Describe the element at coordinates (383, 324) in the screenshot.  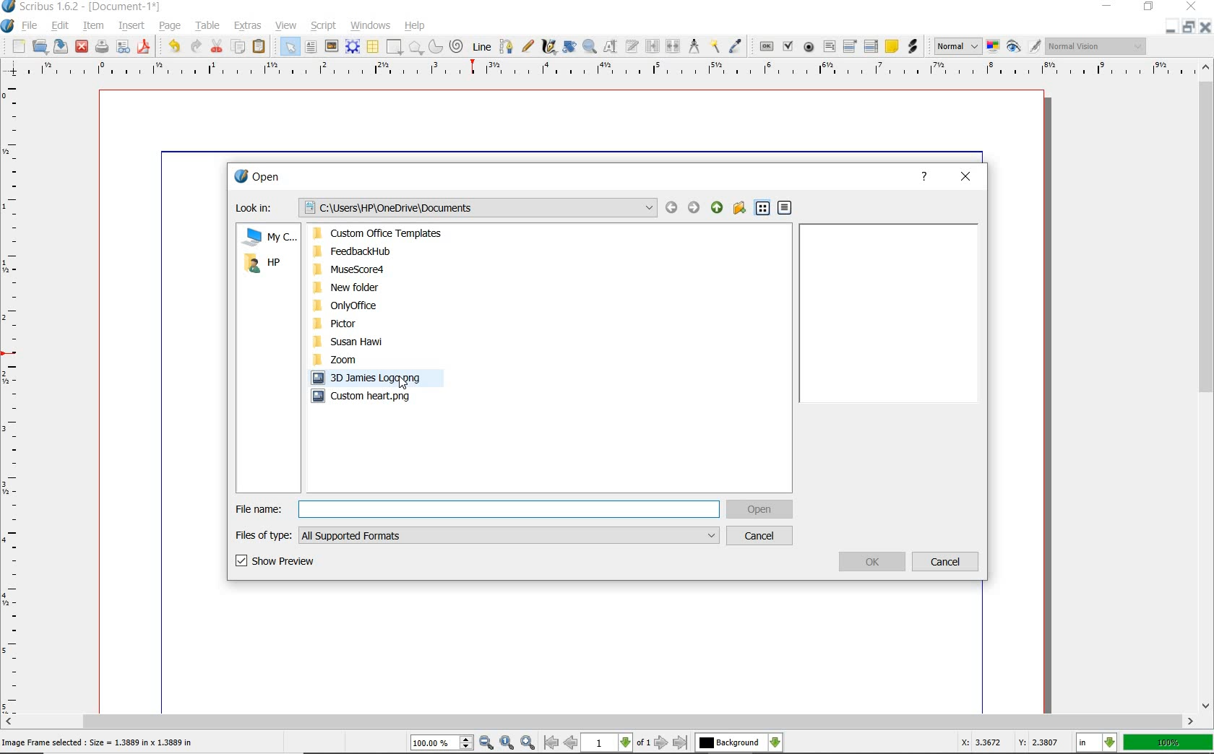
I see `Pictor` at that location.